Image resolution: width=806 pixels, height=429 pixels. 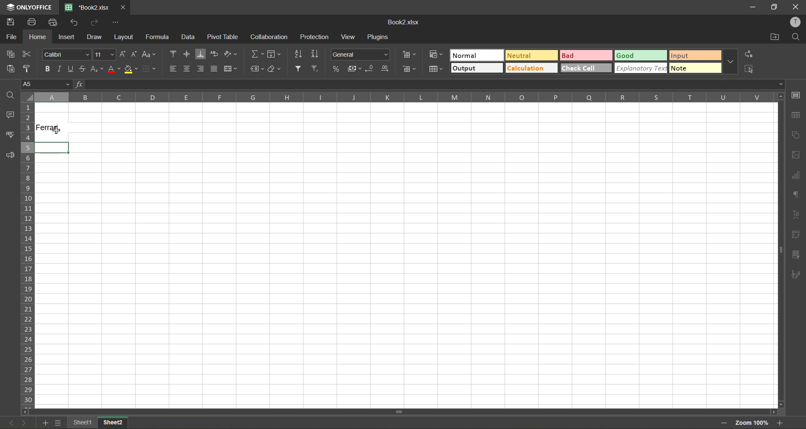 I want to click on shapes, so click(x=796, y=134).